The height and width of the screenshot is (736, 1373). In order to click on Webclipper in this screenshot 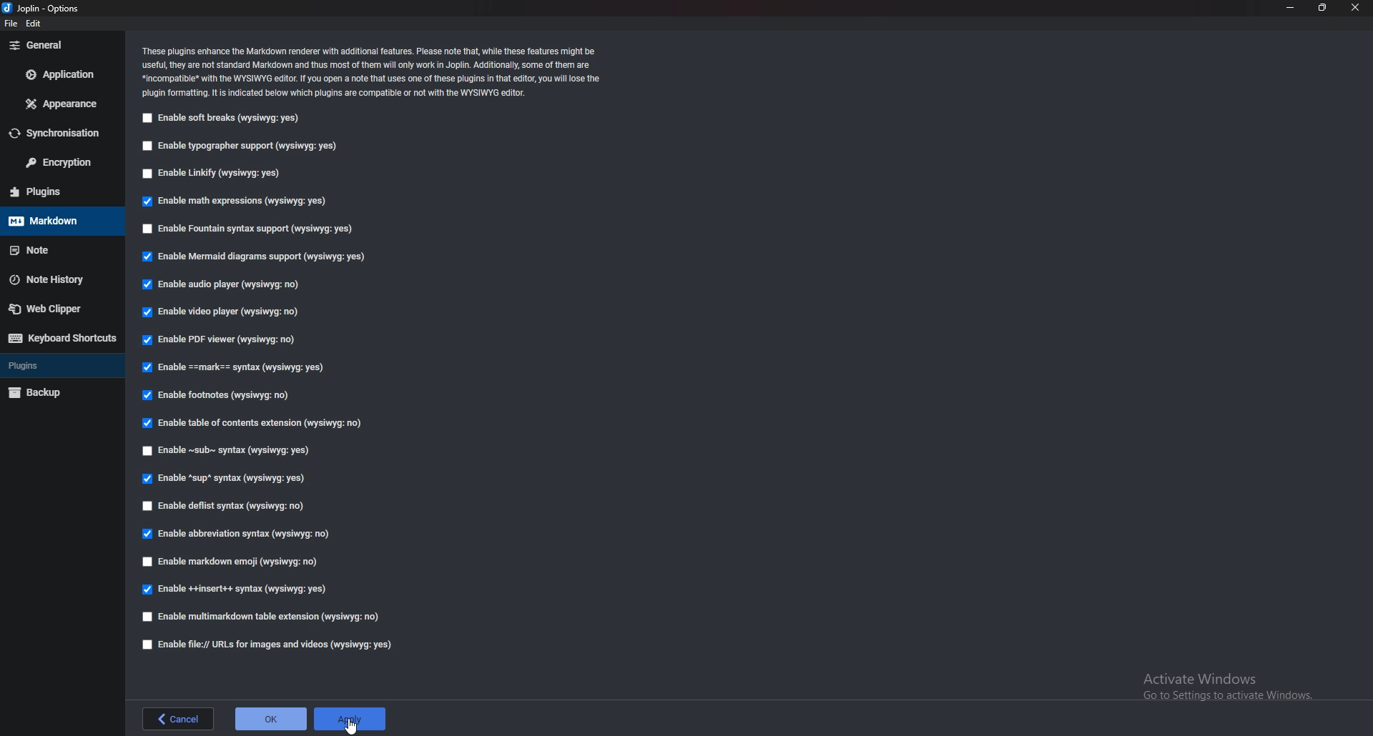, I will do `click(61, 310)`.